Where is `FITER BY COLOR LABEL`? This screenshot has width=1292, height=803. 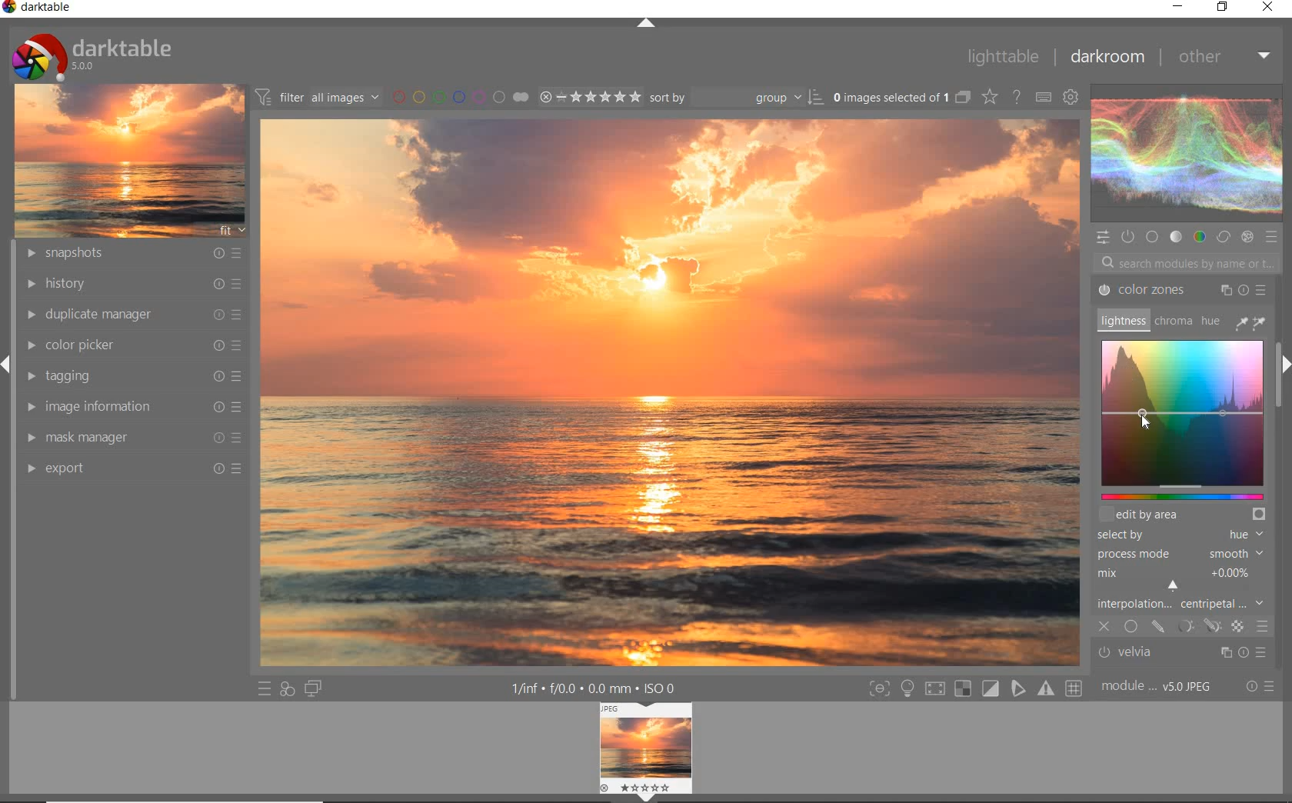 FITER BY COLOR LABEL is located at coordinates (459, 96).